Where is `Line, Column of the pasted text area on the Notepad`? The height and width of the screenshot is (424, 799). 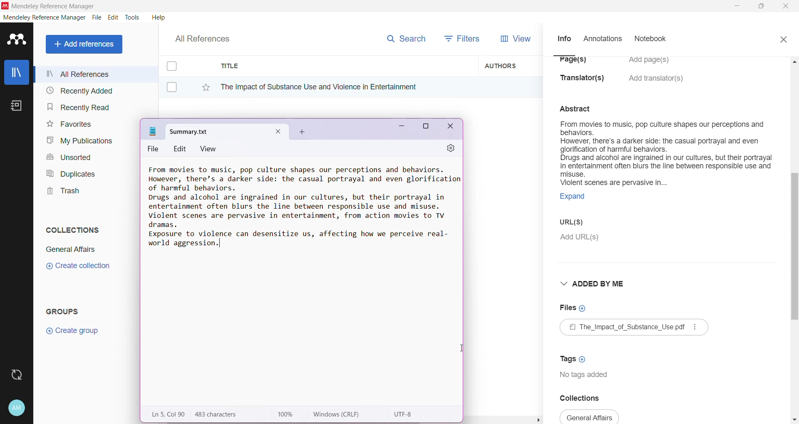
Line, Column of the pasted text area on the Notepad is located at coordinates (167, 414).